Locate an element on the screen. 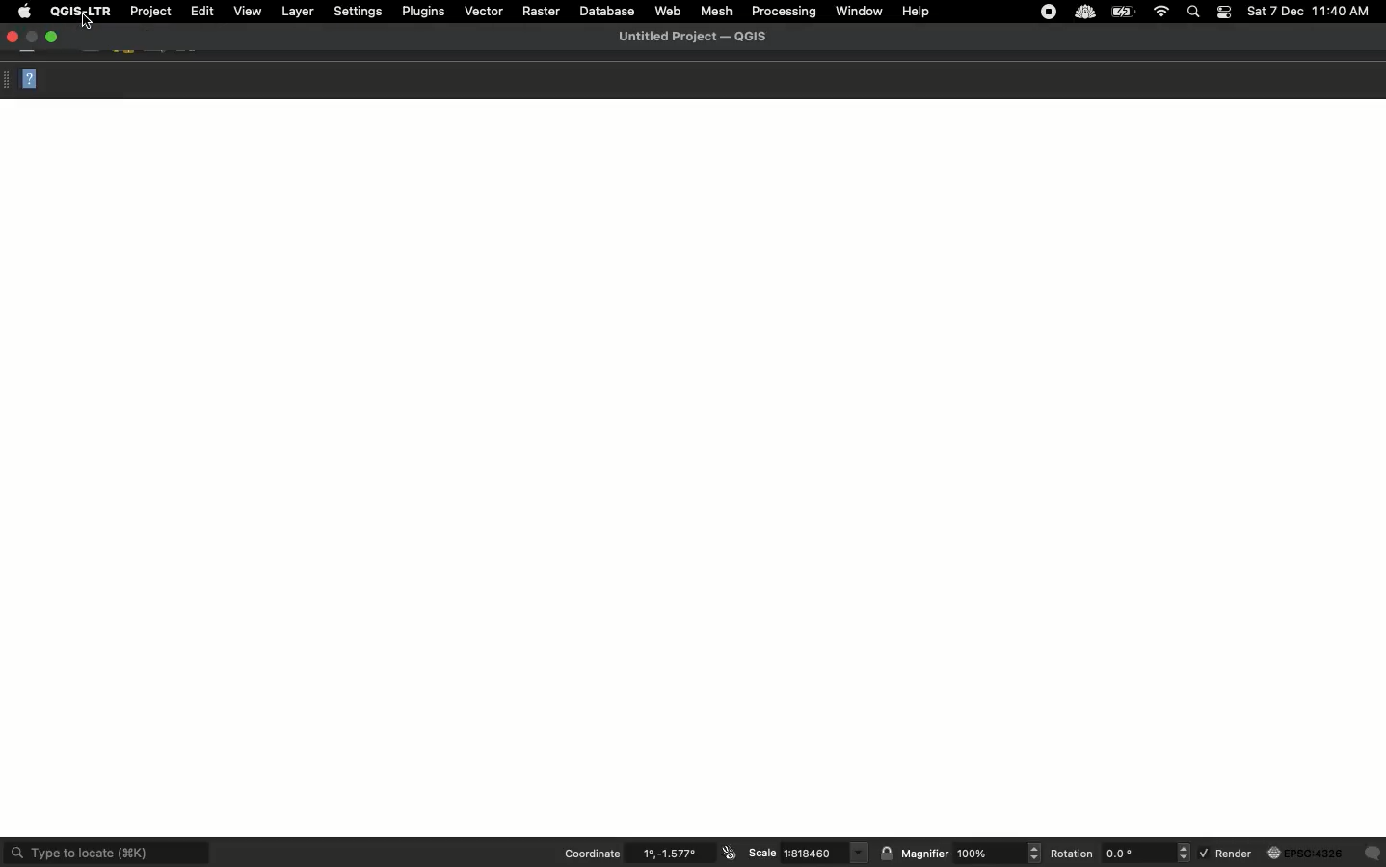 The height and width of the screenshot is (867, 1386). Help is located at coordinates (917, 12).